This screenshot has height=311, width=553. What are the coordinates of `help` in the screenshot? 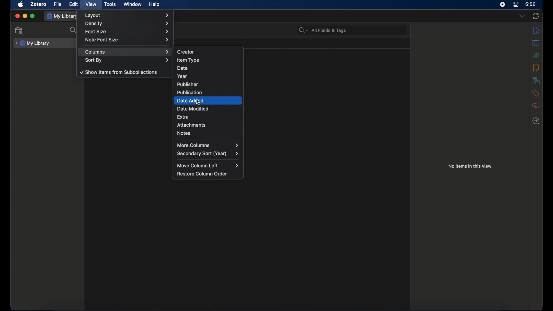 It's located at (154, 5).